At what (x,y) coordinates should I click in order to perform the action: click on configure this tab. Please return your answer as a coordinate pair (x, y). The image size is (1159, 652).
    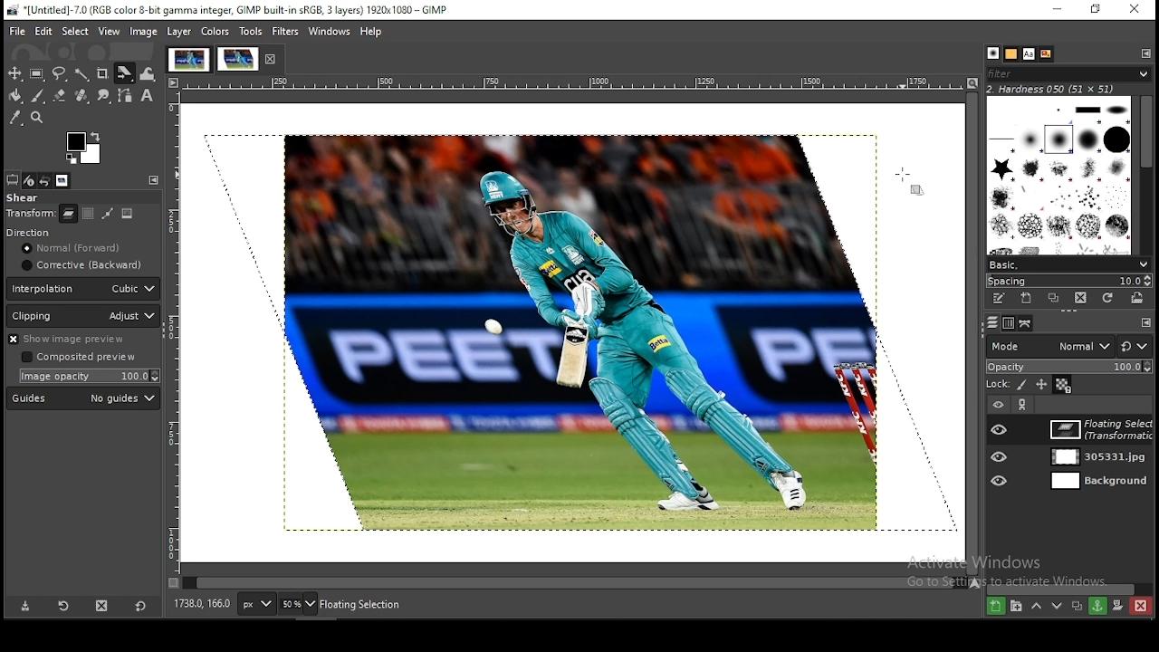
    Looking at the image, I should click on (1146, 325).